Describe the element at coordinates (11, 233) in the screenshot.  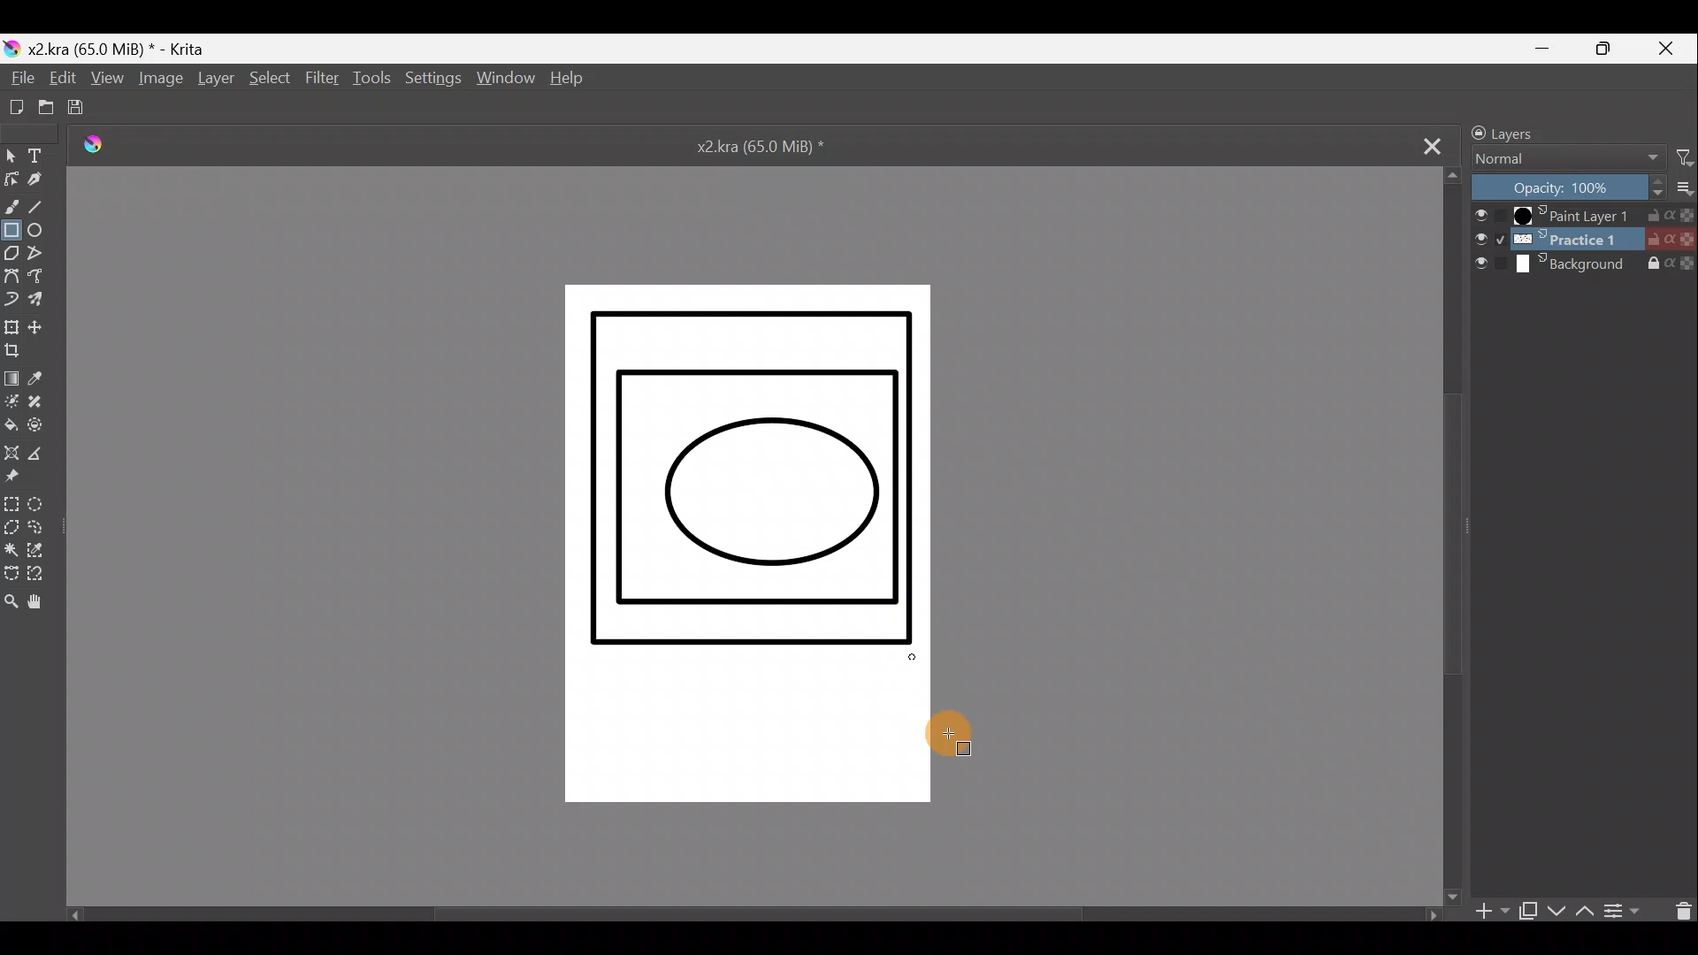
I see `Rectangle tool` at that location.